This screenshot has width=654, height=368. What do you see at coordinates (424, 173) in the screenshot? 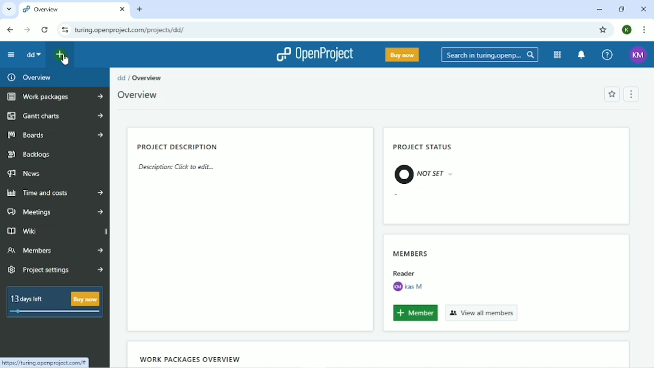
I see `Not Set` at bounding box center [424, 173].